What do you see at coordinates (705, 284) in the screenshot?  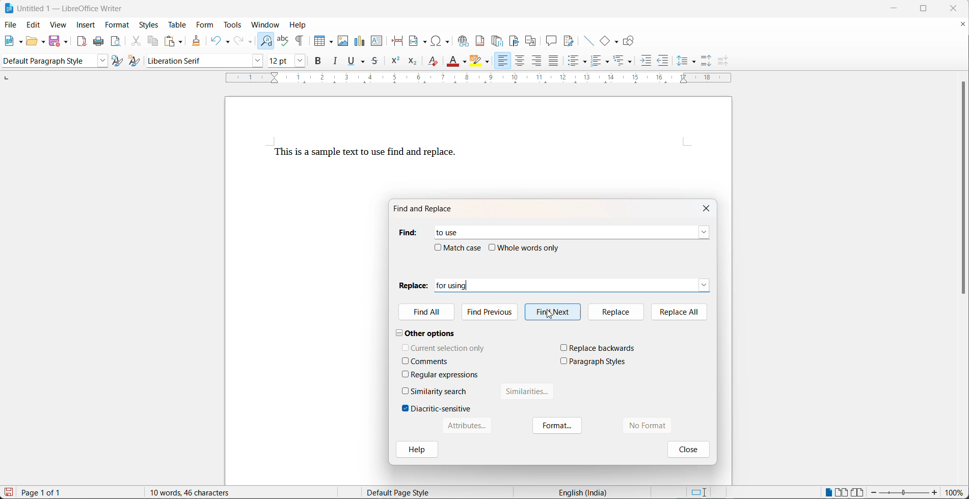 I see `replace dropdown button` at bounding box center [705, 284].